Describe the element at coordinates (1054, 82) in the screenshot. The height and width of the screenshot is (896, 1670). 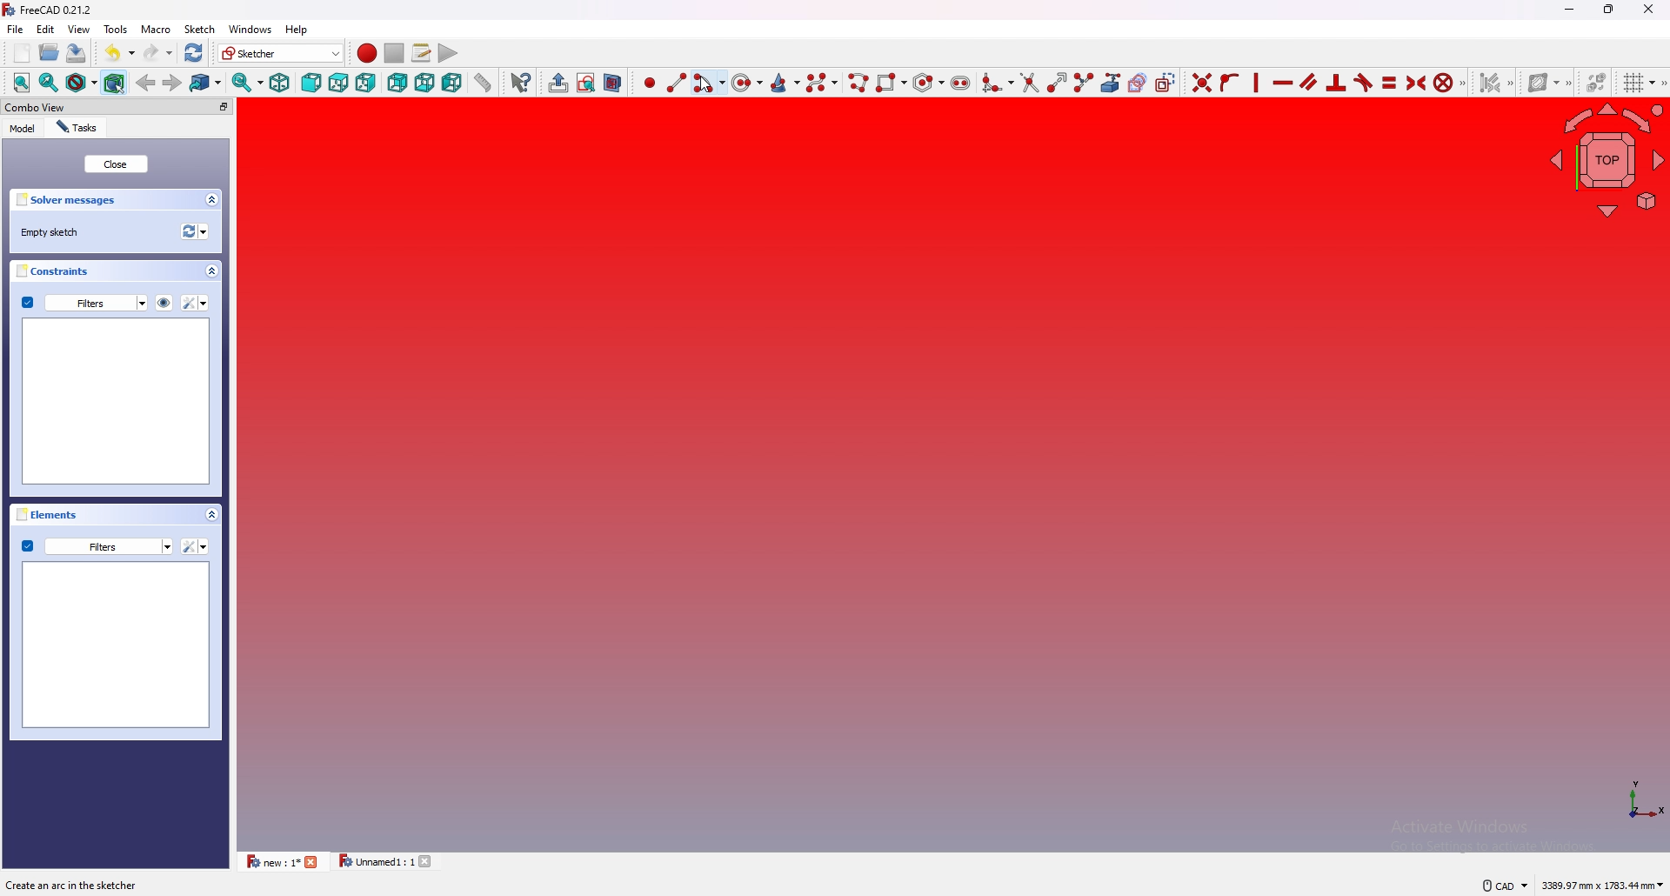
I see `extend edge` at that location.